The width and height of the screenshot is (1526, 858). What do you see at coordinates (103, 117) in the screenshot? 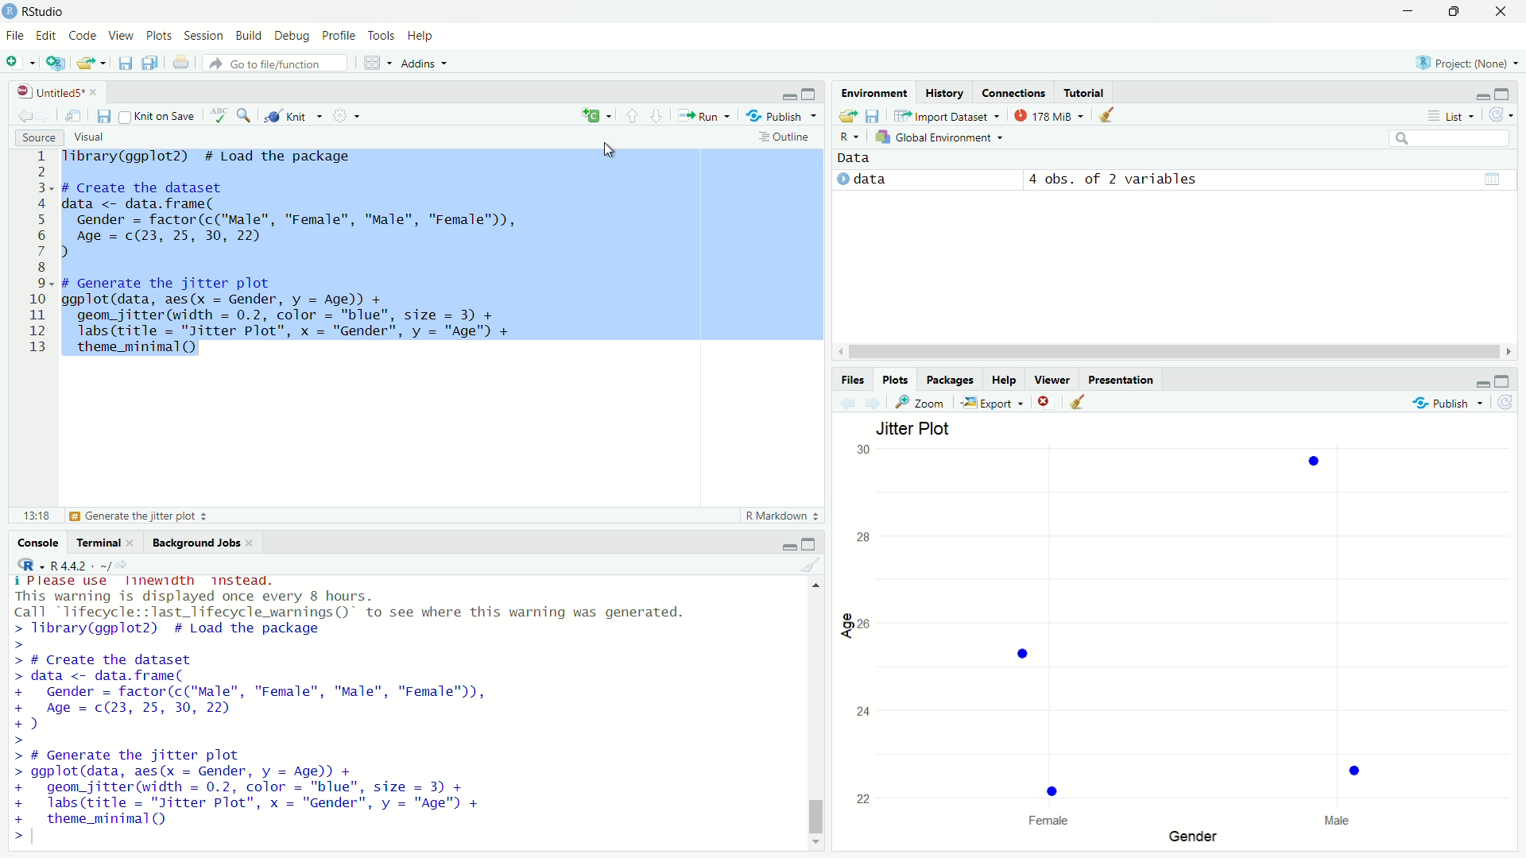
I see `save current document` at bounding box center [103, 117].